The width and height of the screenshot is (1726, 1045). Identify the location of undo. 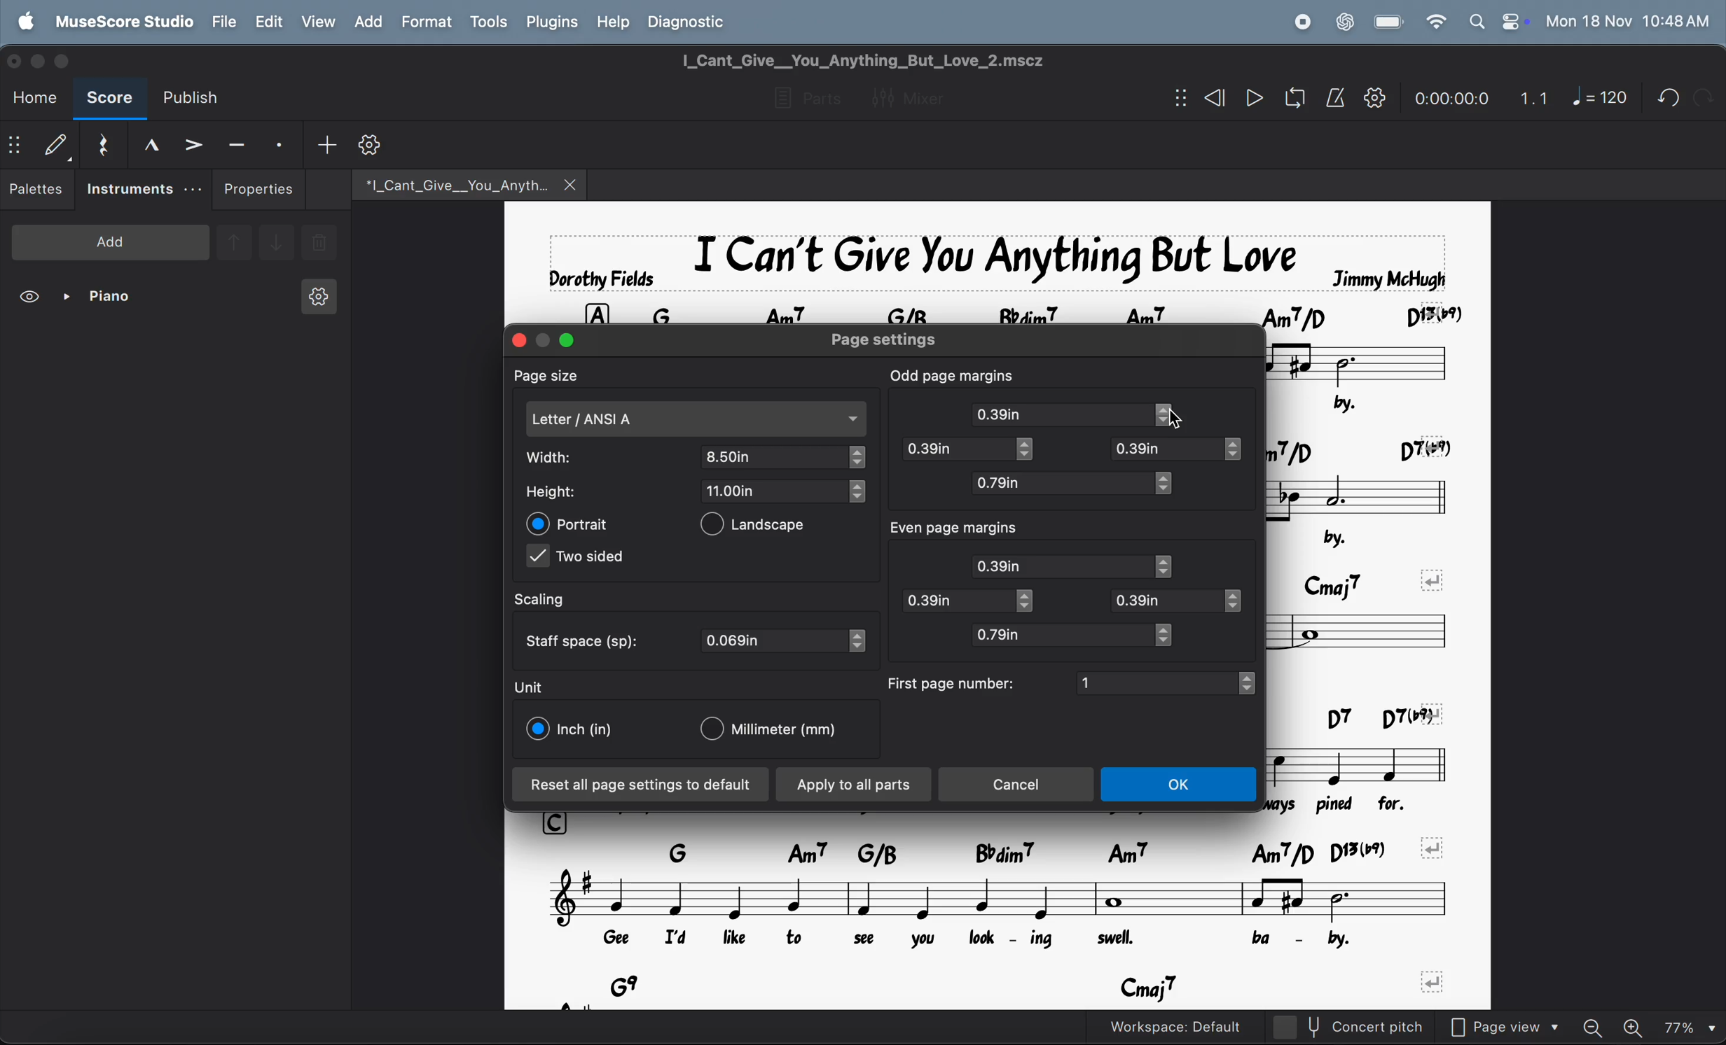
(1703, 97).